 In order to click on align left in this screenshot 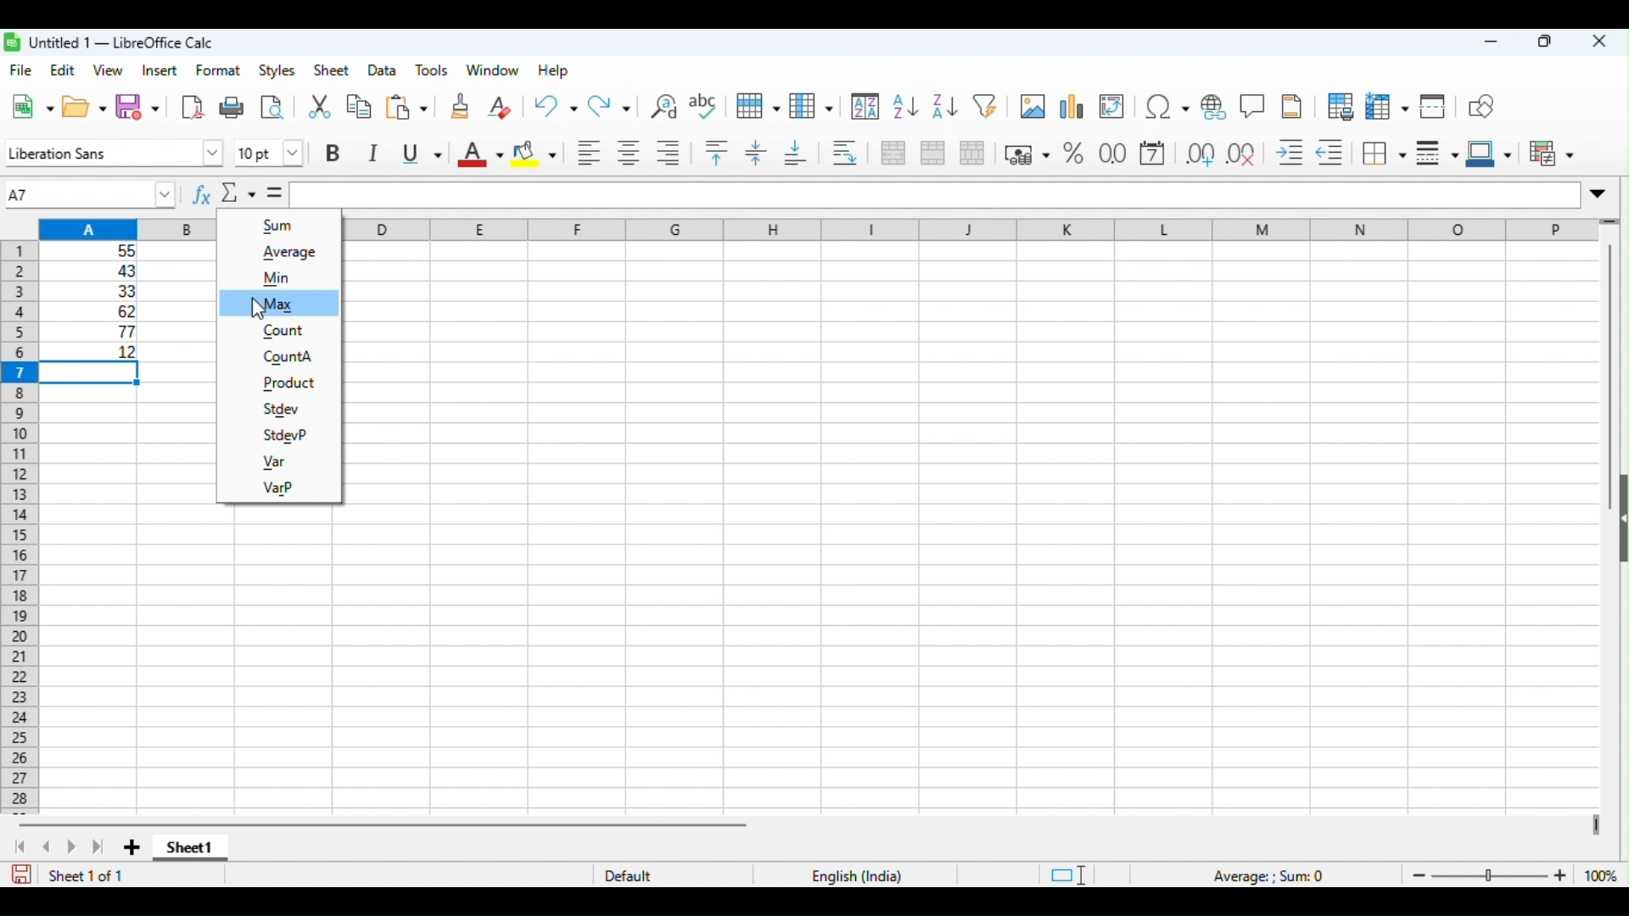, I will do `click(590, 154)`.